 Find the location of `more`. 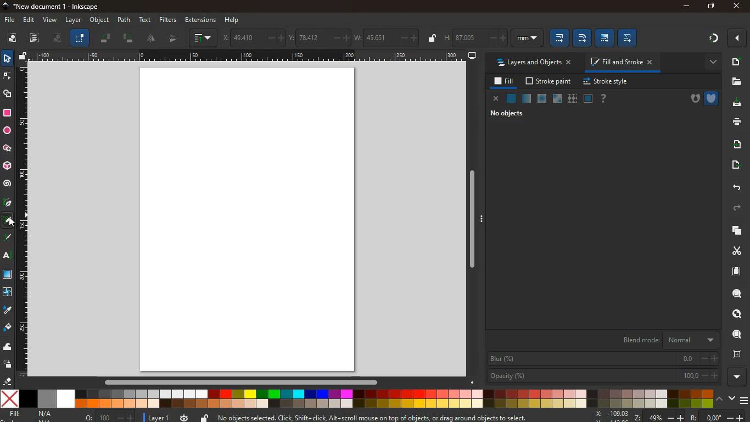

more is located at coordinates (710, 63).